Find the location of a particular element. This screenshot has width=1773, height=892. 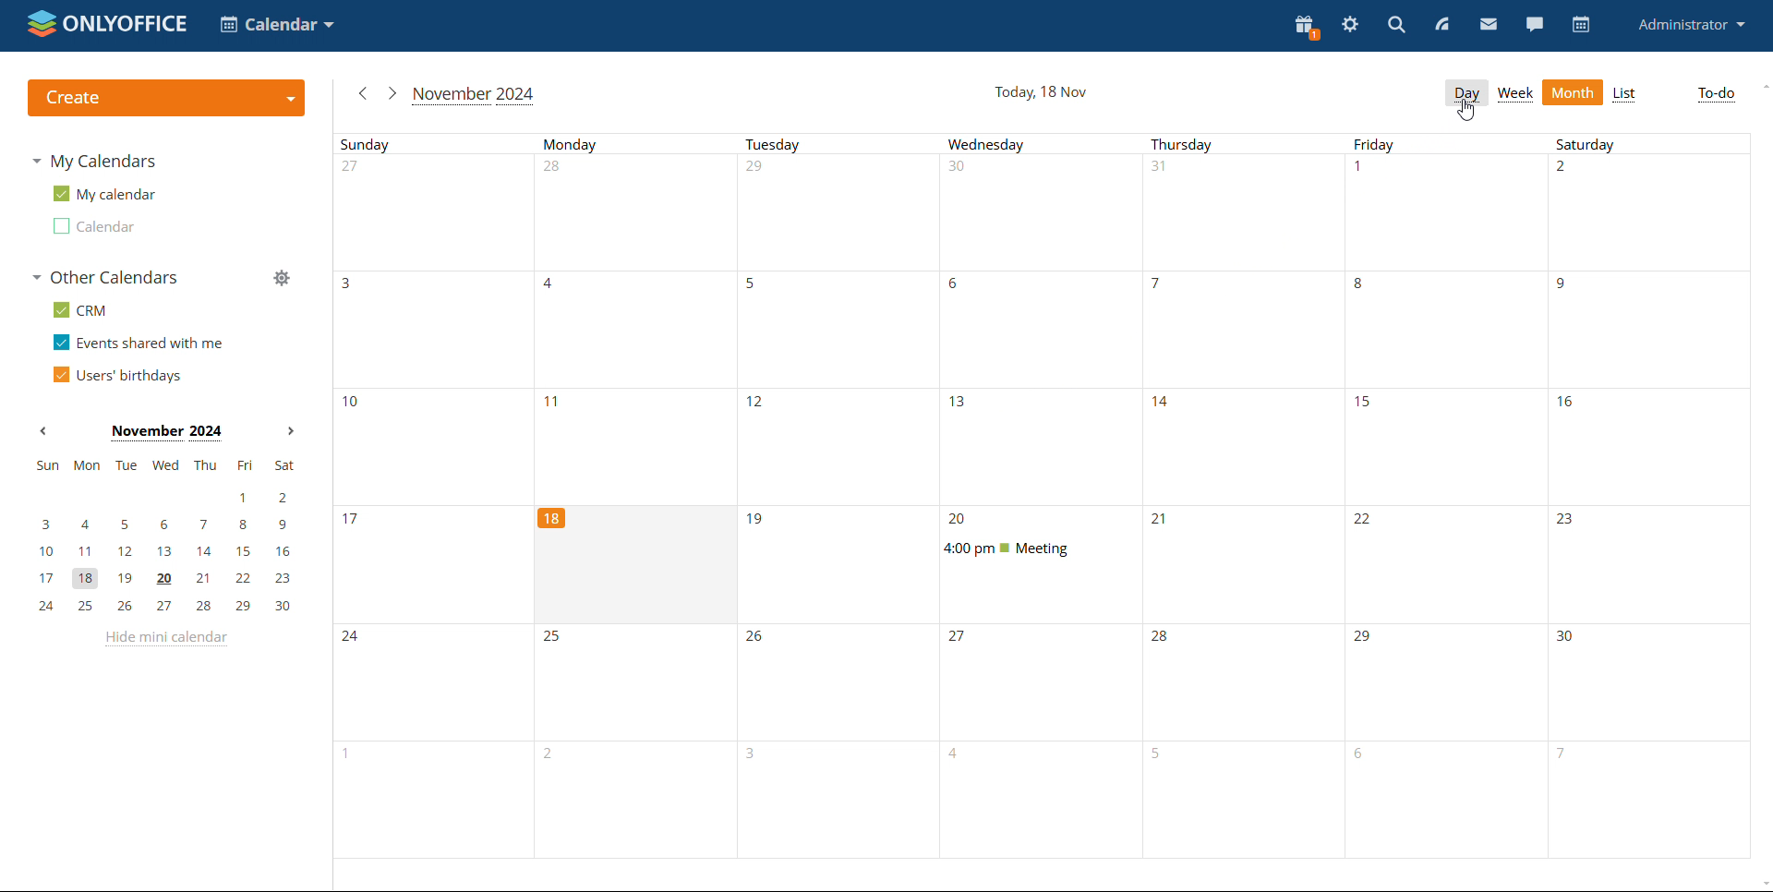

feed is located at coordinates (1442, 24).